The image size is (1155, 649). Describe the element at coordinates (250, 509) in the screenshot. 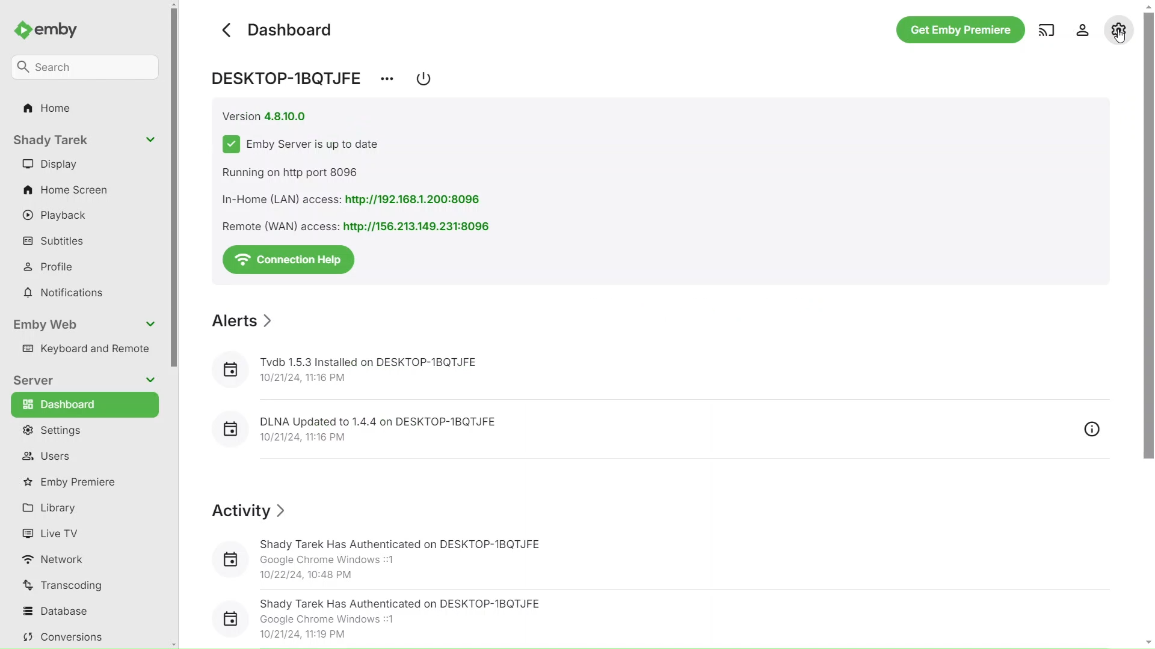

I see `Activity` at that location.